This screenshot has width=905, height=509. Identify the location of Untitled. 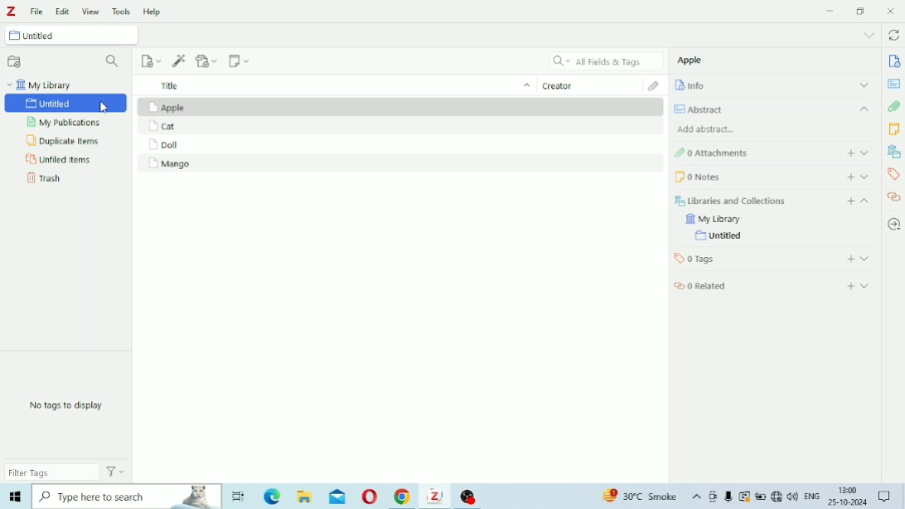
(70, 35).